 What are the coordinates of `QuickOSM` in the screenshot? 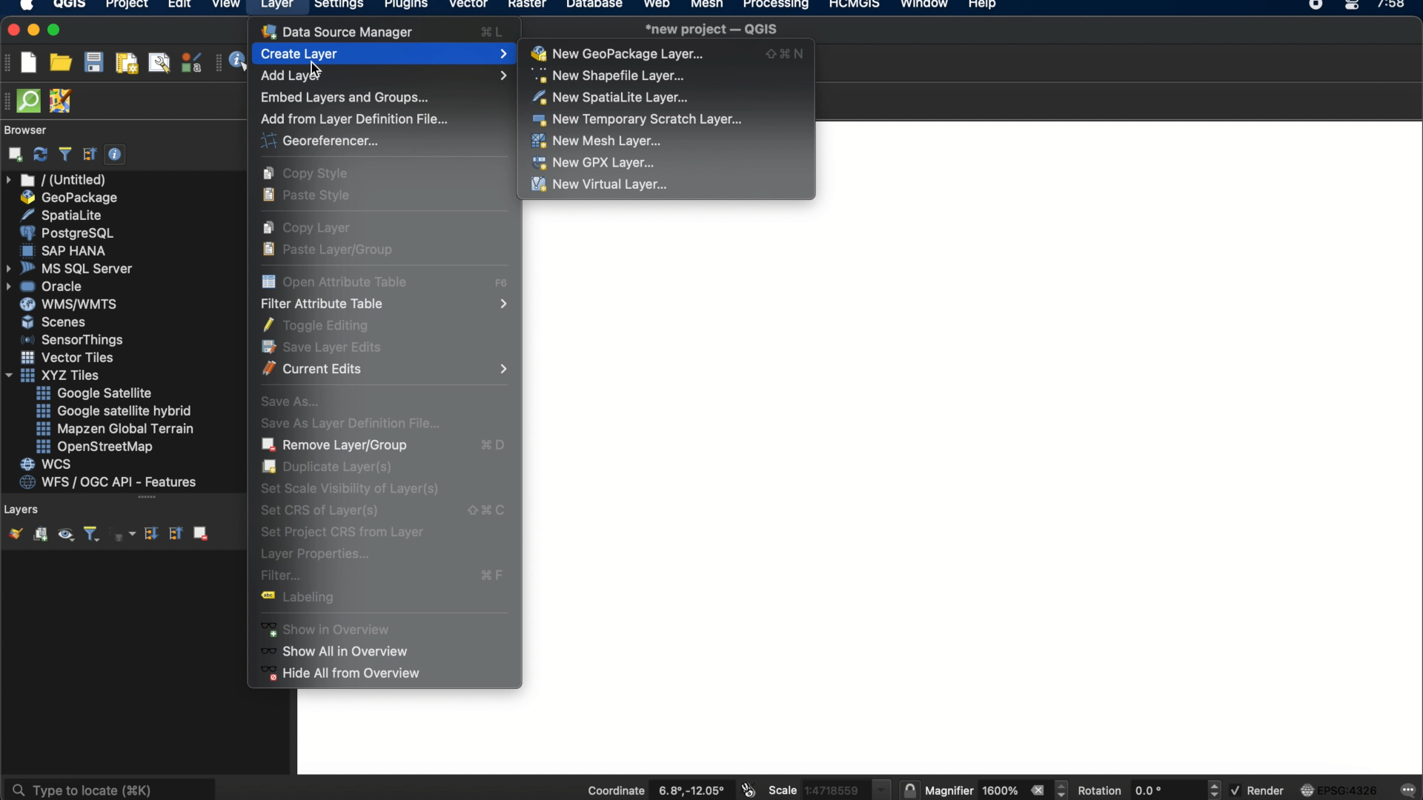 It's located at (32, 101).